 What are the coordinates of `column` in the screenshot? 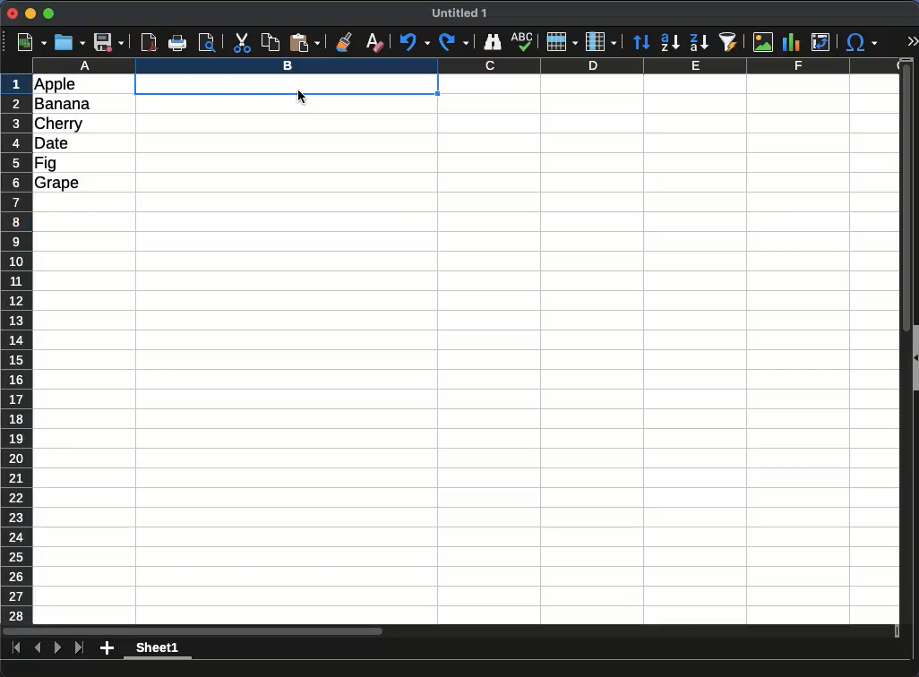 It's located at (467, 65).